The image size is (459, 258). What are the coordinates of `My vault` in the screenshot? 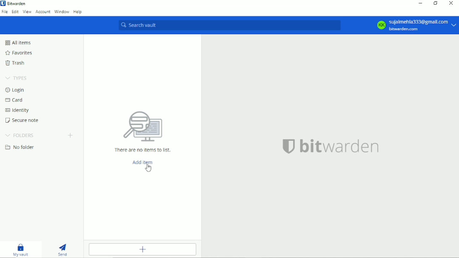 It's located at (21, 249).